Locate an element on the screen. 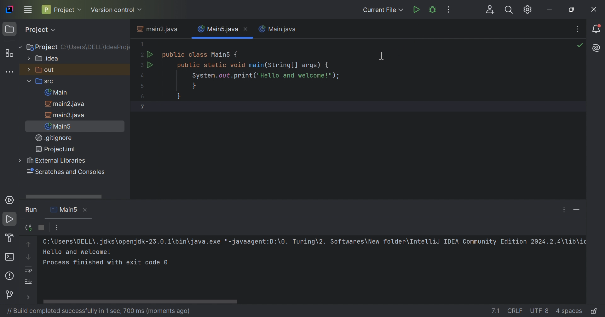  C:\uSERS\DELL\.jdks\openjdk\-23.0.1\bin\java.exe is located at coordinates (131, 241).